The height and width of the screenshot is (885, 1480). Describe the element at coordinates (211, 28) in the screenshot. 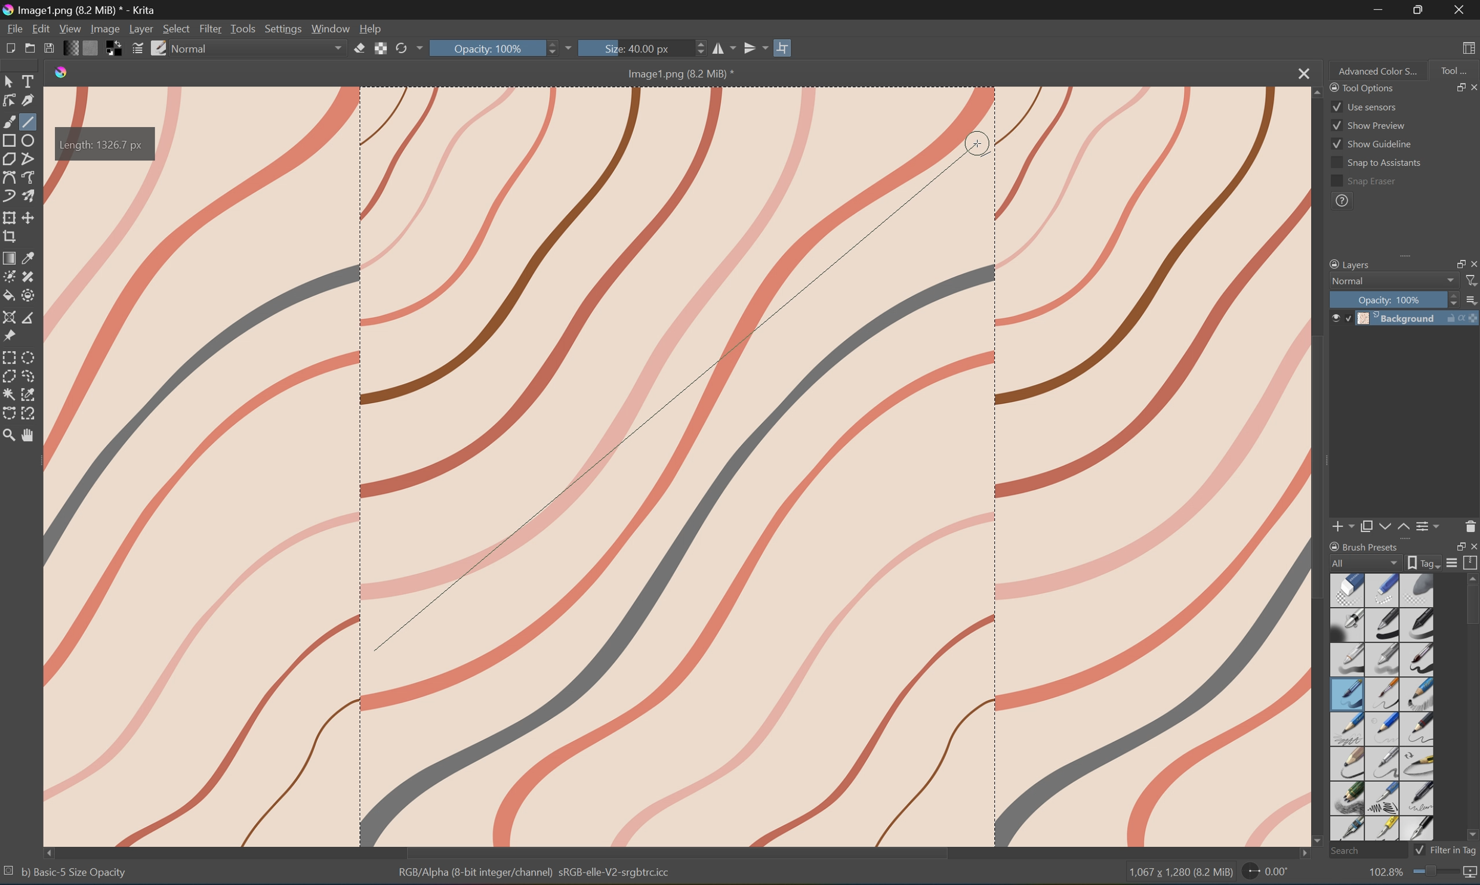

I see `Filter` at that location.